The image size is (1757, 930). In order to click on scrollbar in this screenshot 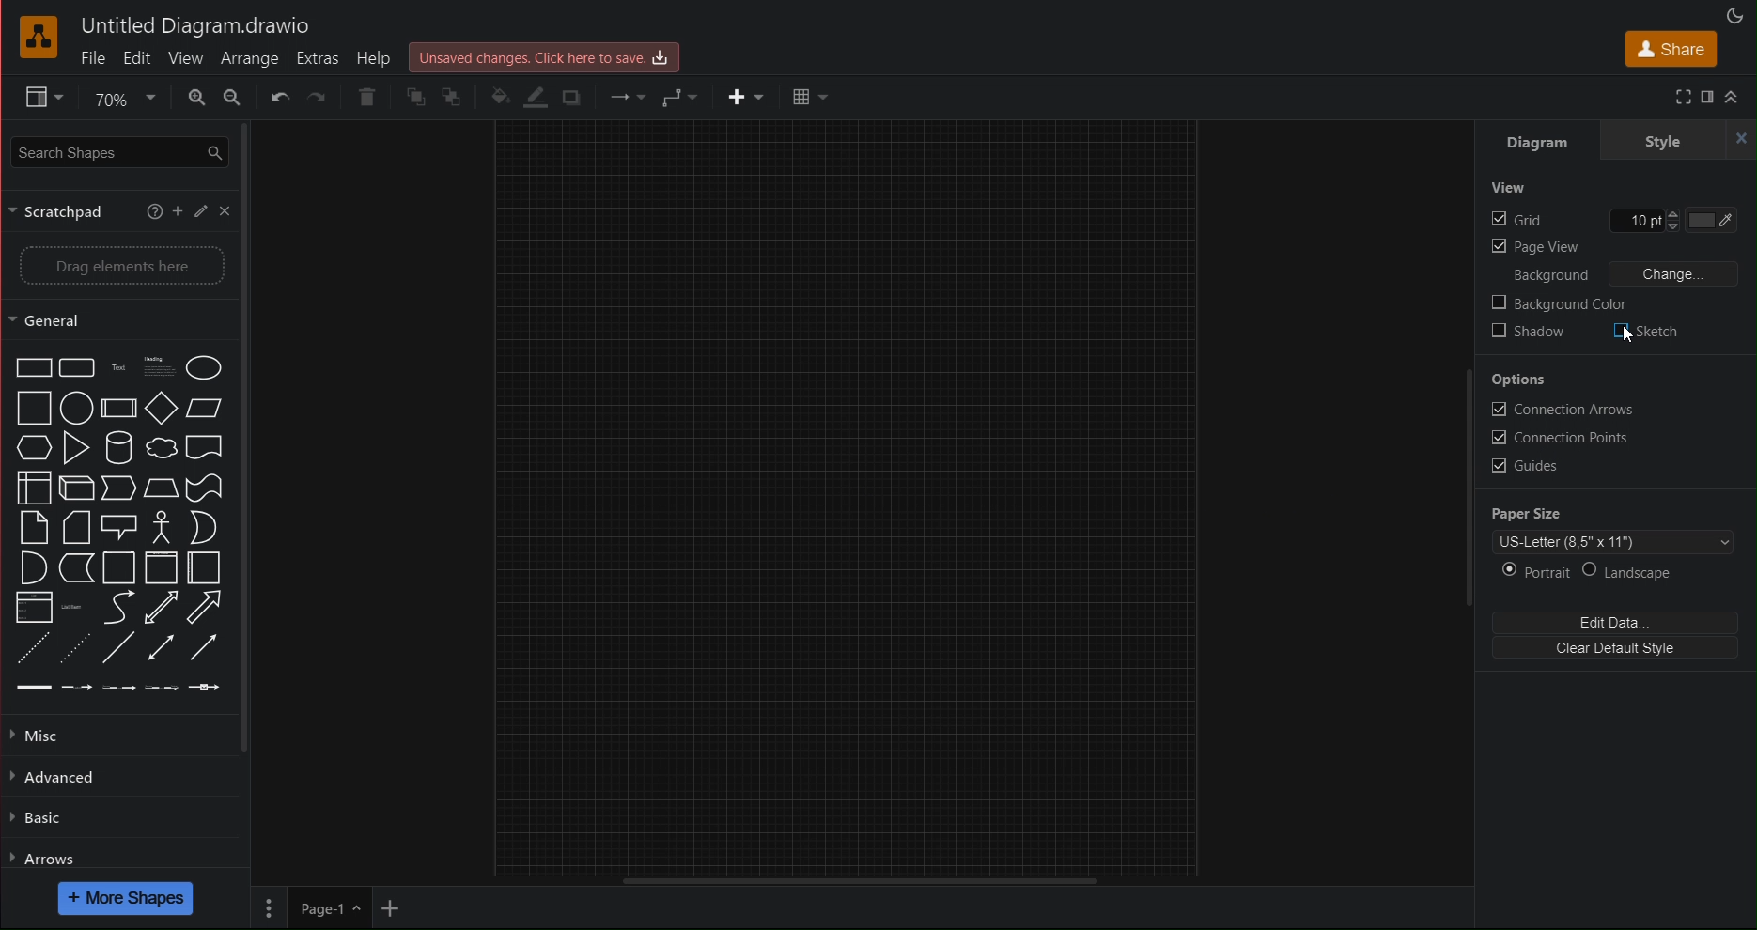, I will do `click(253, 437)`.